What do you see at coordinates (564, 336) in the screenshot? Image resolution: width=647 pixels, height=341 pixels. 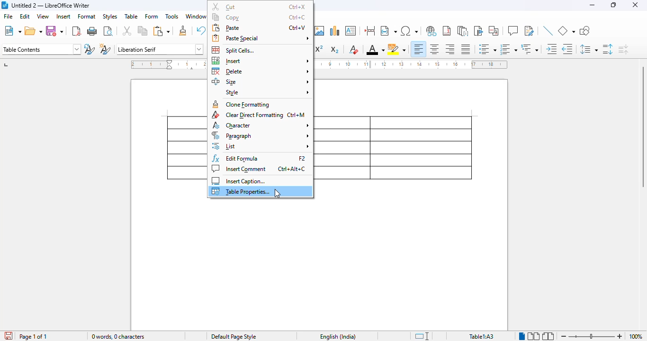 I see `zoom out` at bounding box center [564, 336].